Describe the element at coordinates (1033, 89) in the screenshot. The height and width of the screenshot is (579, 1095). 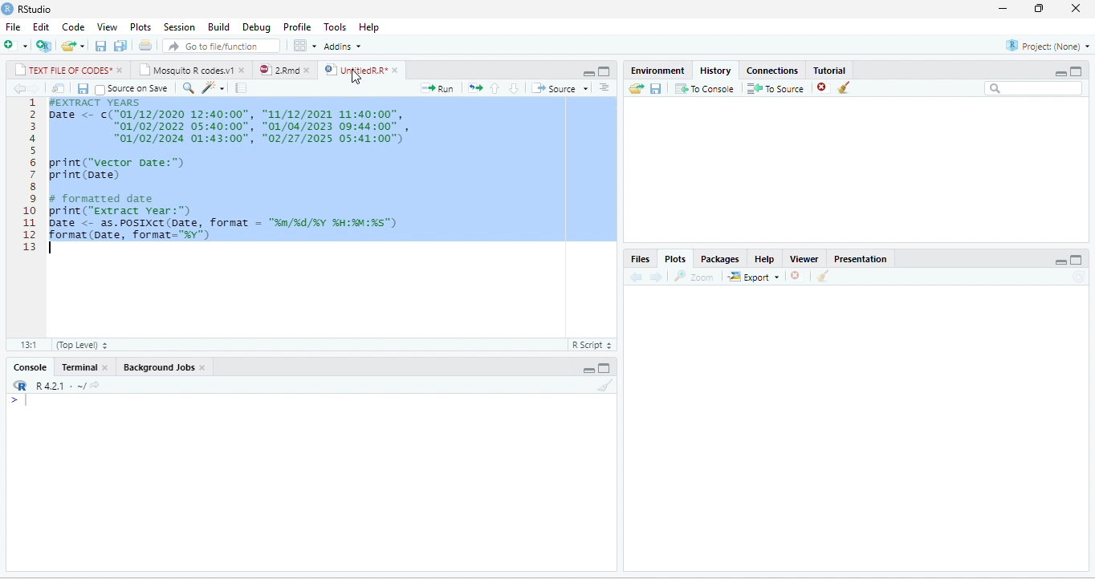
I see `search bar` at that location.